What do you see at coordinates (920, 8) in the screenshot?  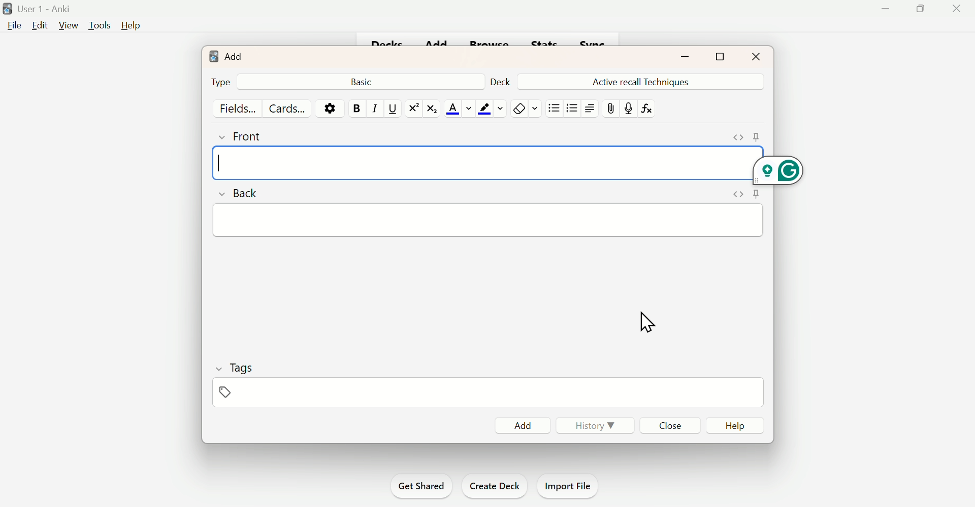 I see `Maximise` at bounding box center [920, 8].